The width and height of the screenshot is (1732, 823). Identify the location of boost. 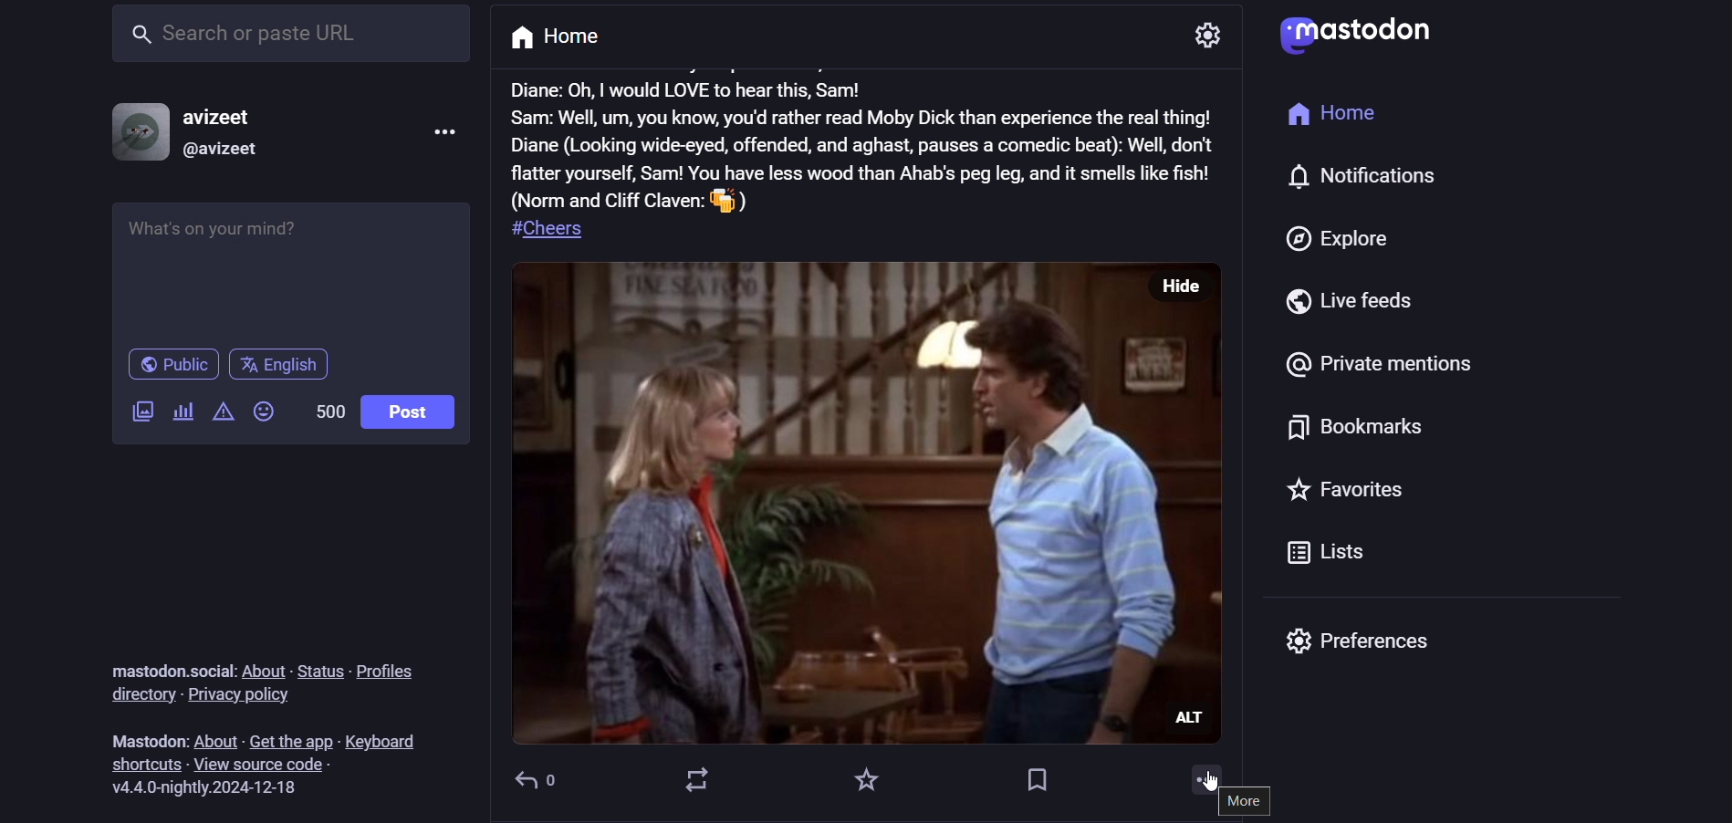
(702, 779).